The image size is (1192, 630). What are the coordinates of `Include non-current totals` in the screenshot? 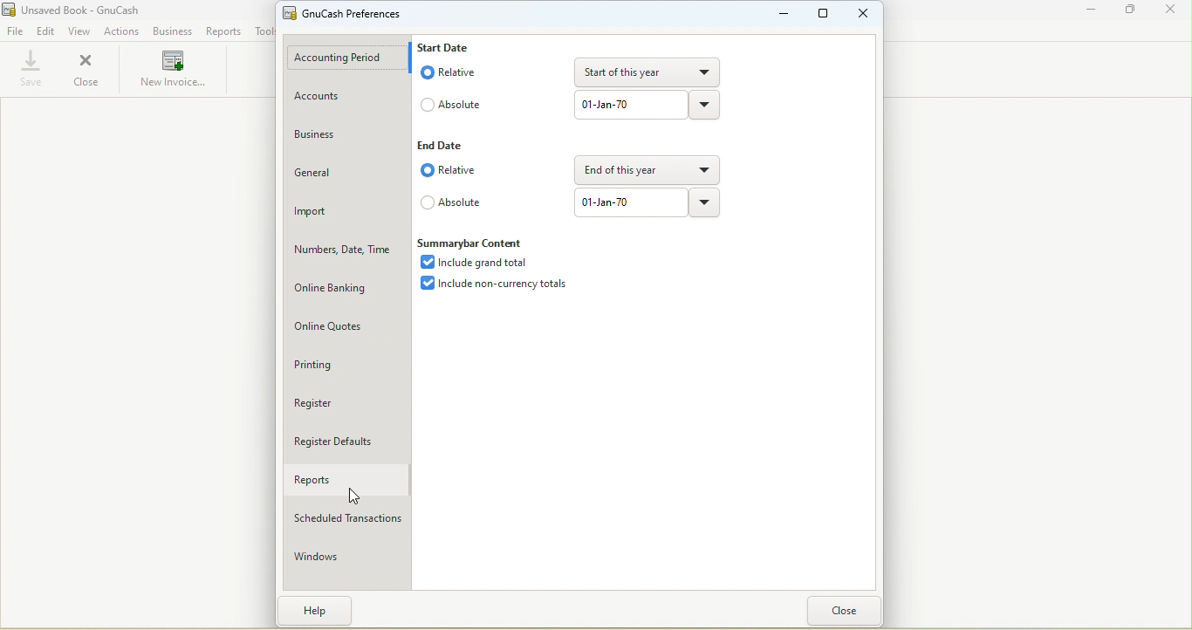 It's located at (497, 284).